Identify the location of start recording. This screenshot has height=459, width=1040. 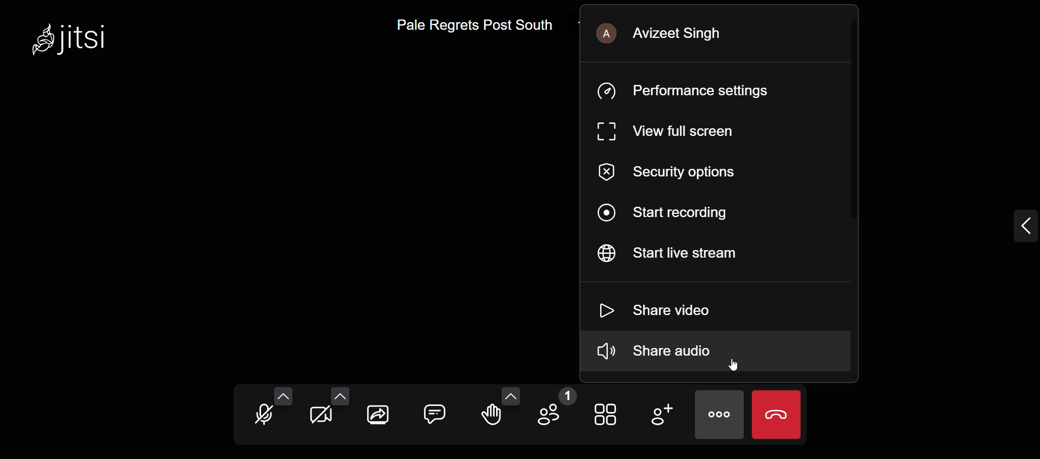
(669, 212).